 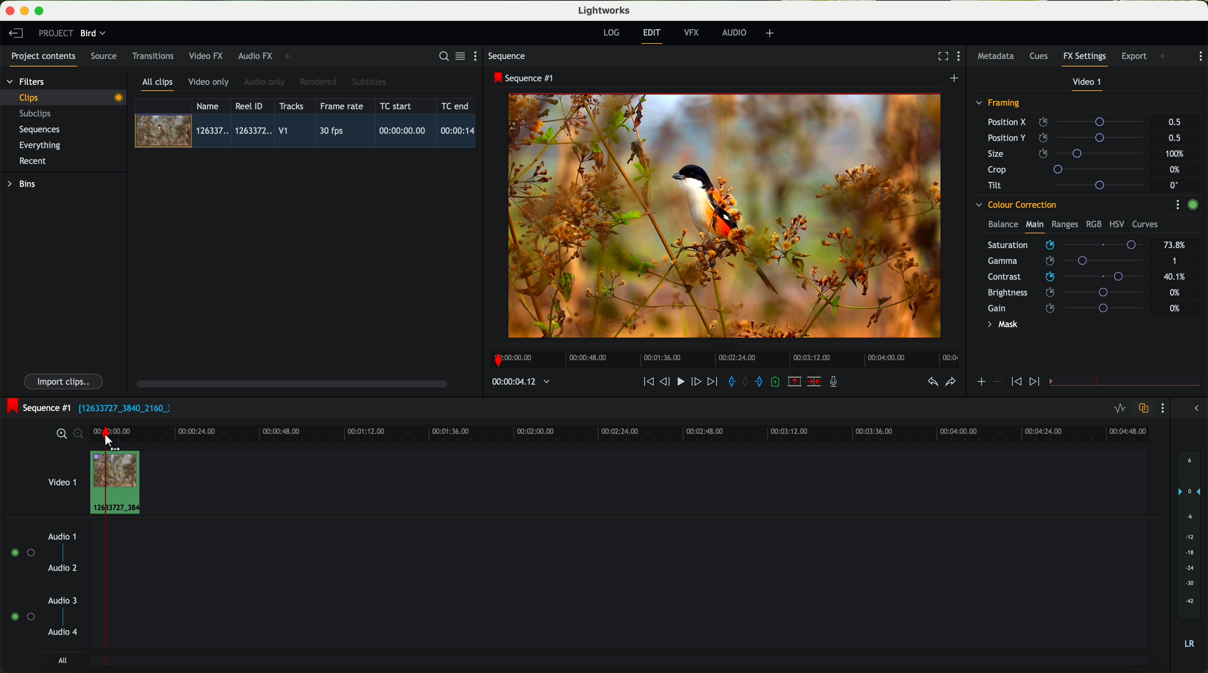 I want to click on video 1, so click(x=1088, y=84).